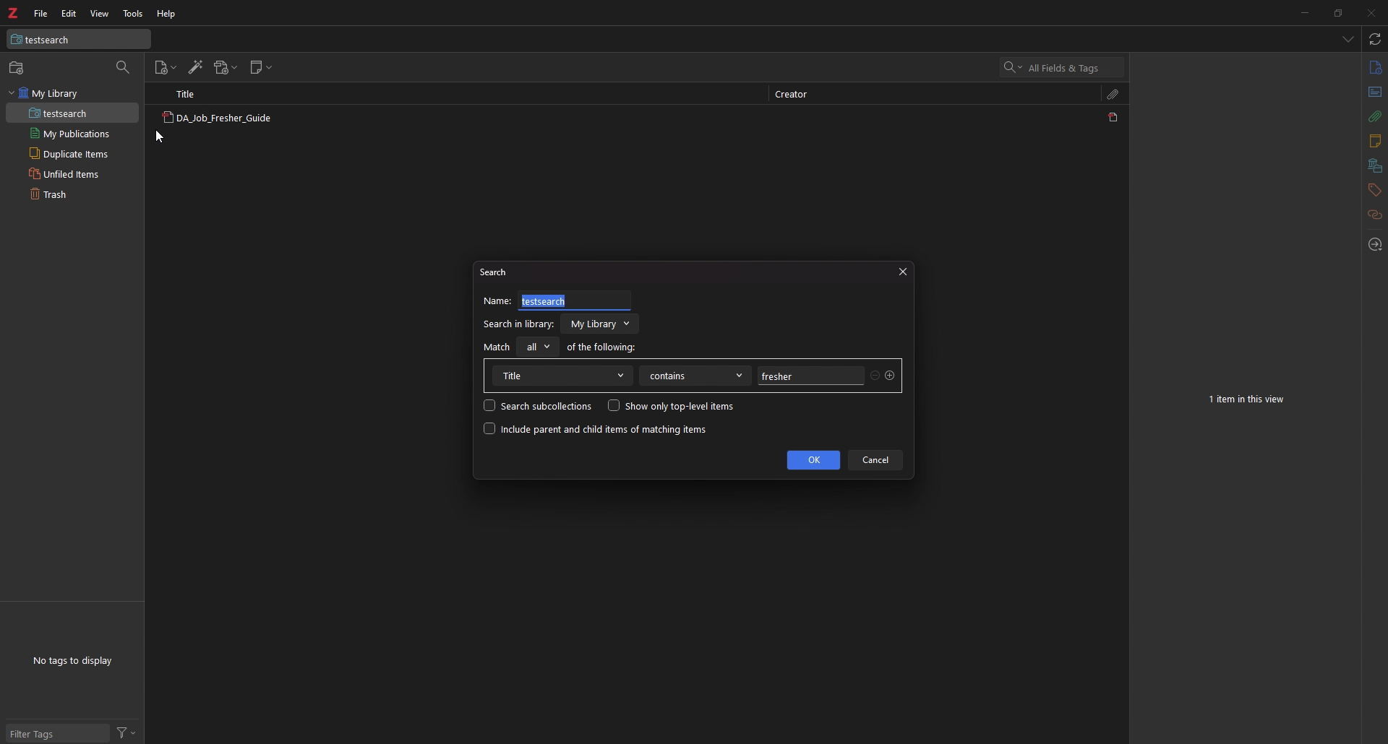 This screenshot has width=1388, height=744. Describe the element at coordinates (1376, 92) in the screenshot. I see `abstract` at that location.